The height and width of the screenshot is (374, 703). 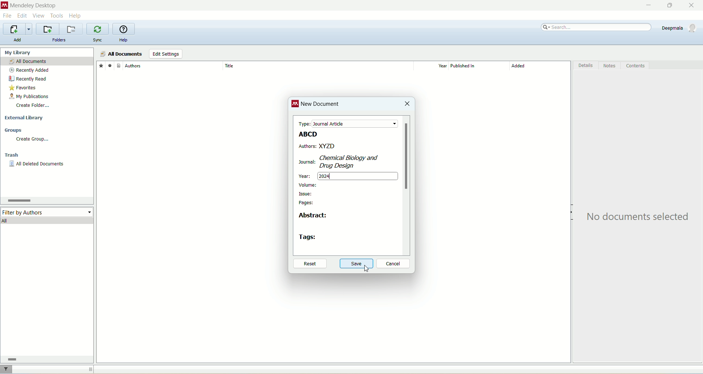 I want to click on all documents, so click(x=121, y=54).